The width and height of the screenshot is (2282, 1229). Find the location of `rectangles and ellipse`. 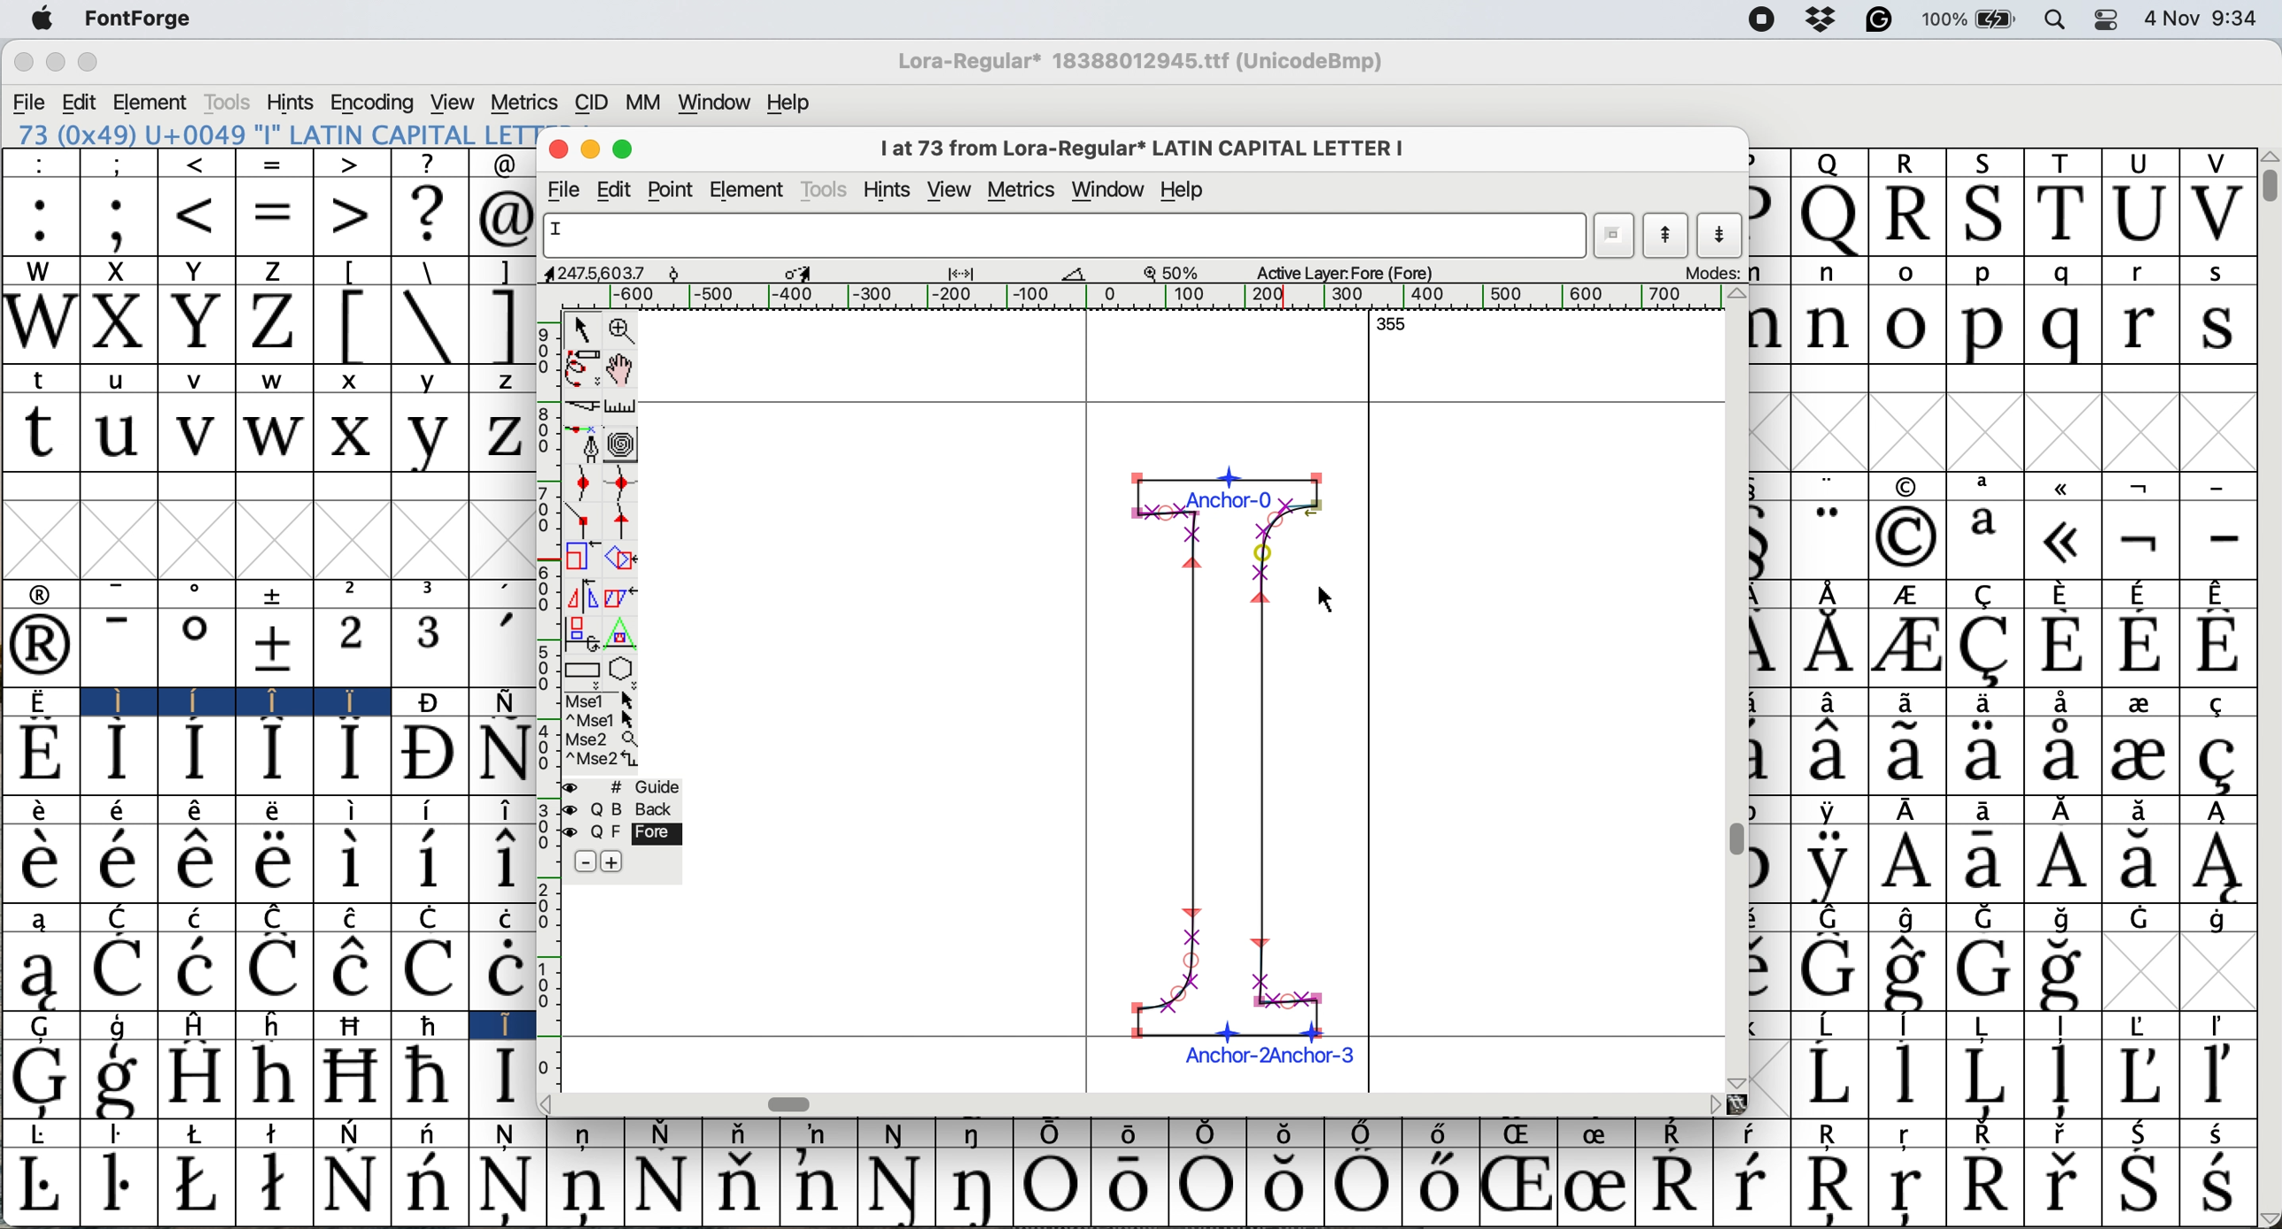

rectangles and ellipse is located at coordinates (583, 667).